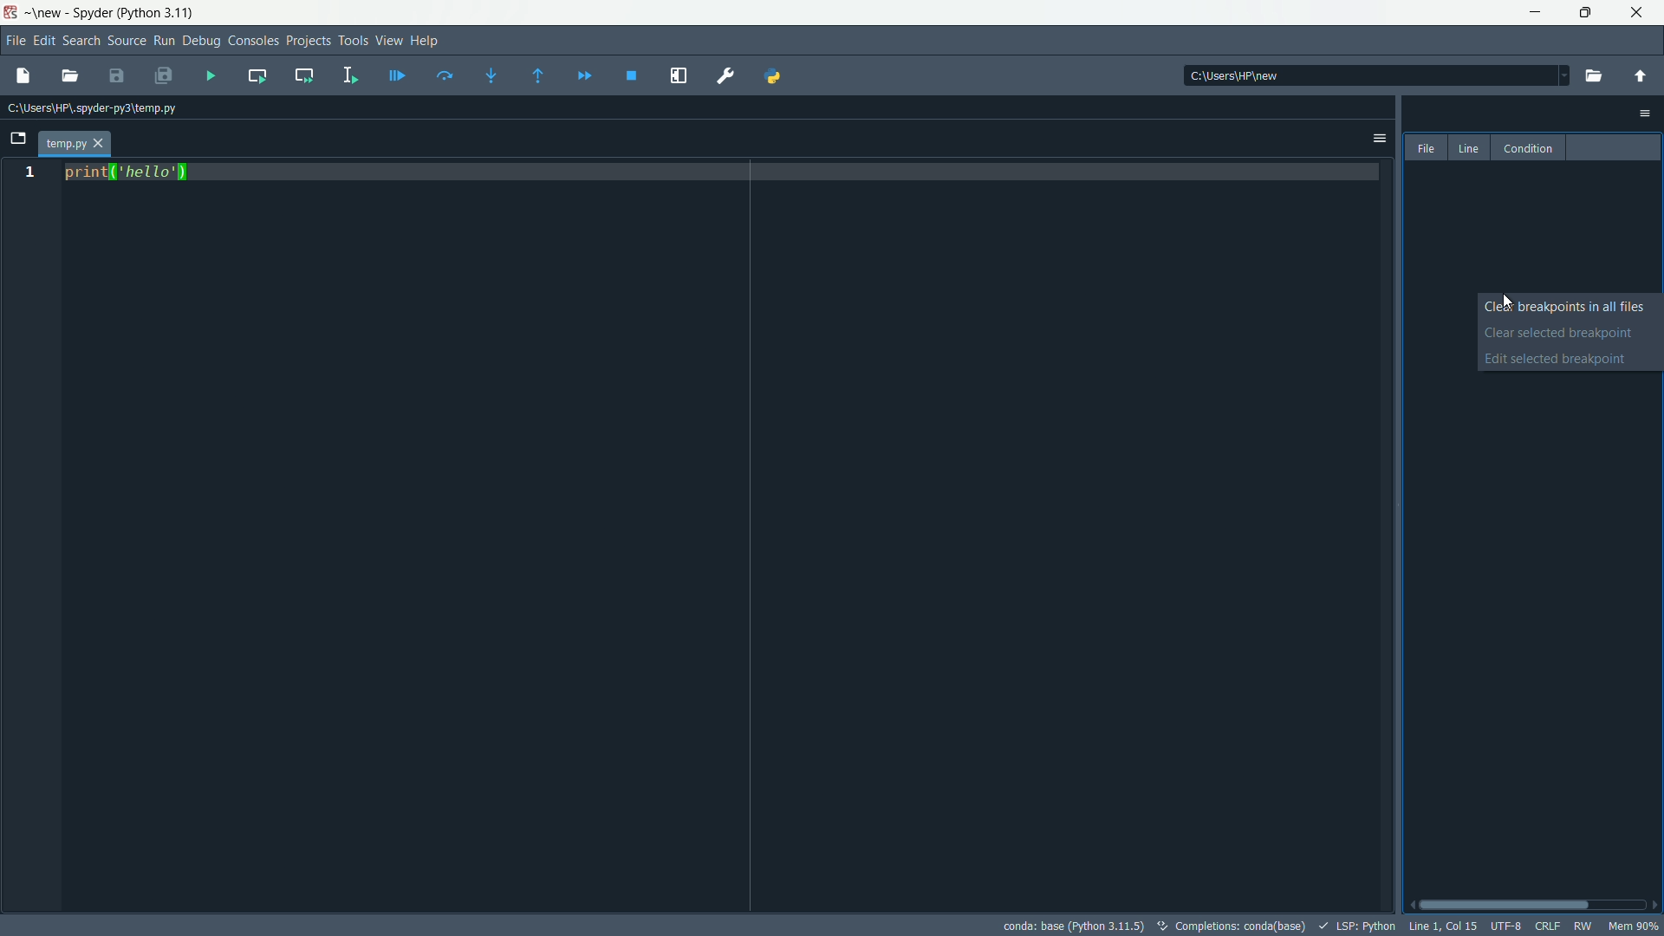  What do you see at coordinates (89, 109) in the screenshot?
I see `c:\users\hp\.spyder-py3\temp.py` at bounding box center [89, 109].